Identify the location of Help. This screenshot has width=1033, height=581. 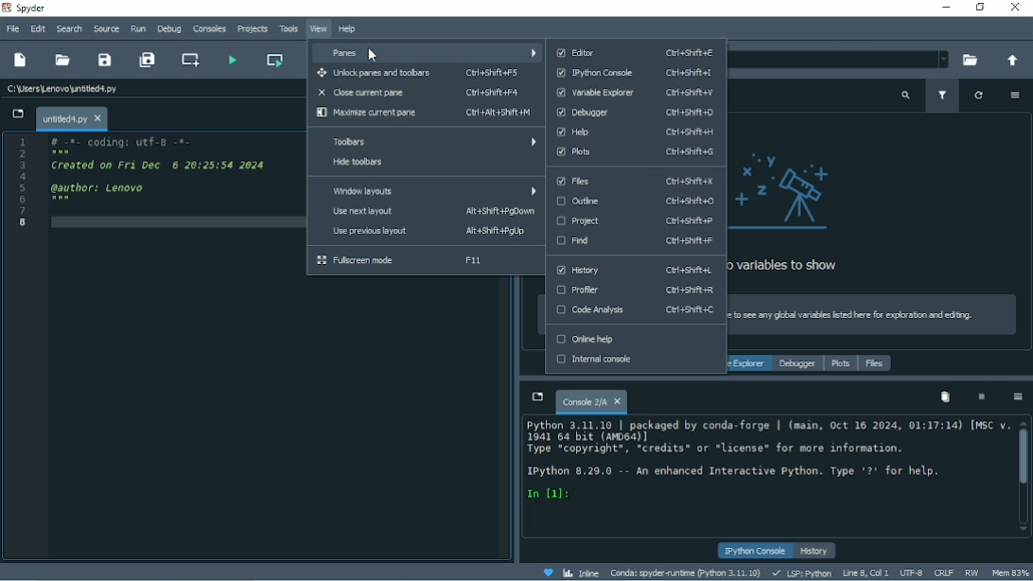
(348, 29).